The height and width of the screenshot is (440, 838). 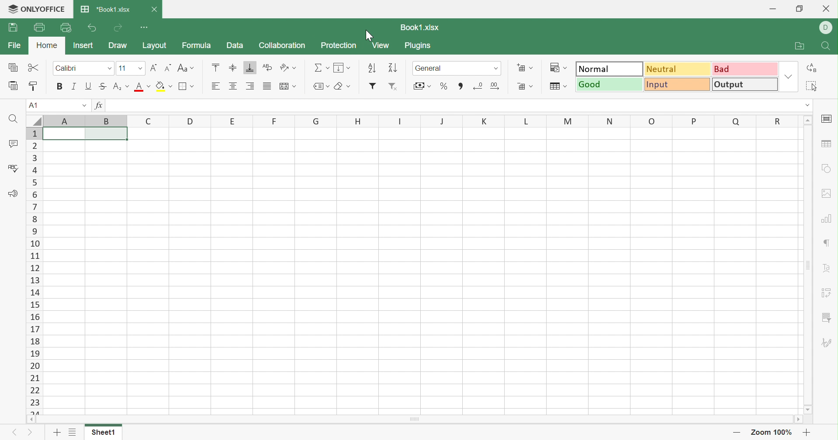 What do you see at coordinates (33, 104) in the screenshot?
I see `A1` at bounding box center [33, 104].